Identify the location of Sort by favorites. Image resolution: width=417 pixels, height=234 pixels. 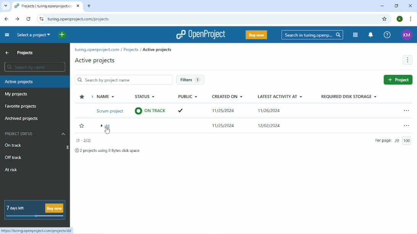
(81, 97).